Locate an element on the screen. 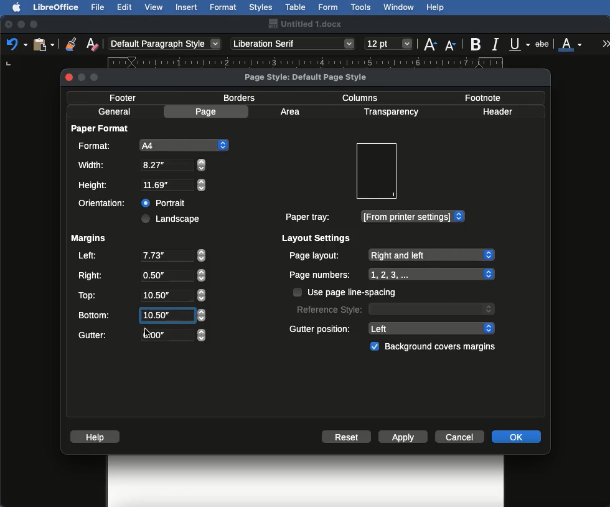 This screenshot has height=507, width=610. Reference style is located at coordinates (394, 308).